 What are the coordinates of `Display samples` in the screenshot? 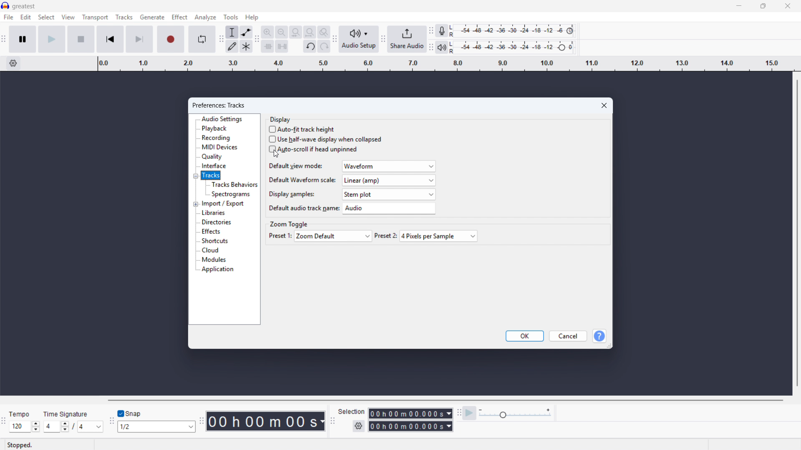 It's located at (290, 194).